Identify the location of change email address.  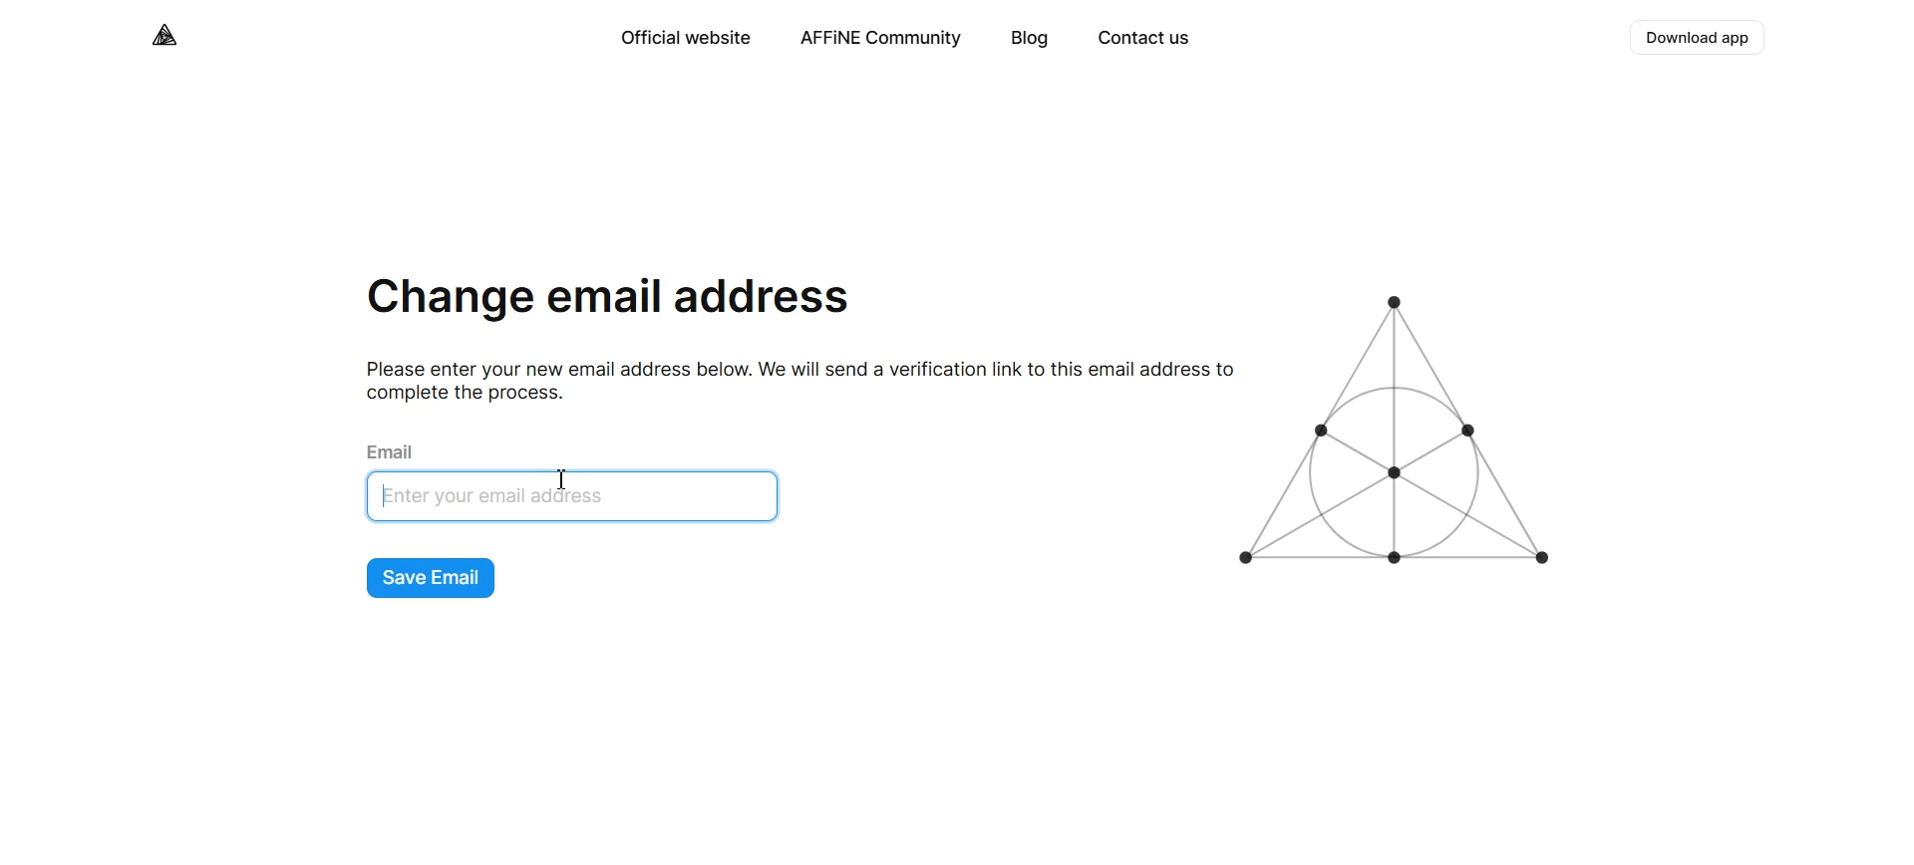
(609, 302).